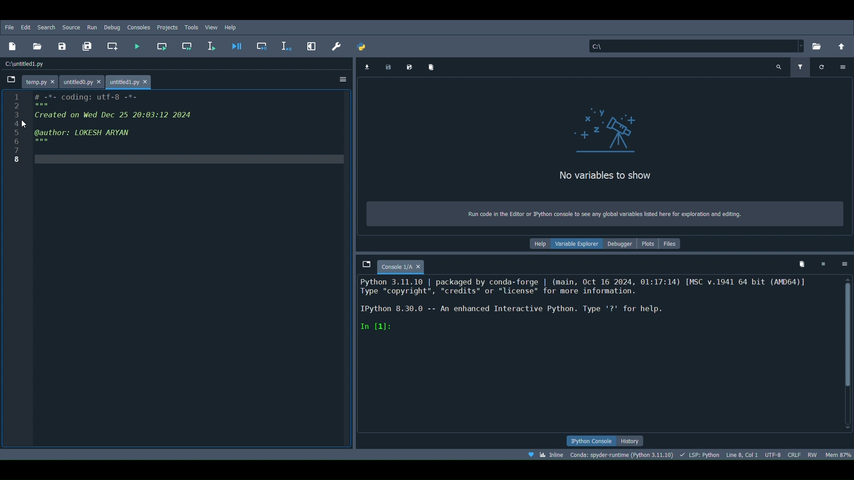 This screenshot has width=854, height=480. What do you see at coordinates (89, 44) in the screenshot?
I see `Save all files (Ctrl + Alt + S)` at bounding box center [89, 44].